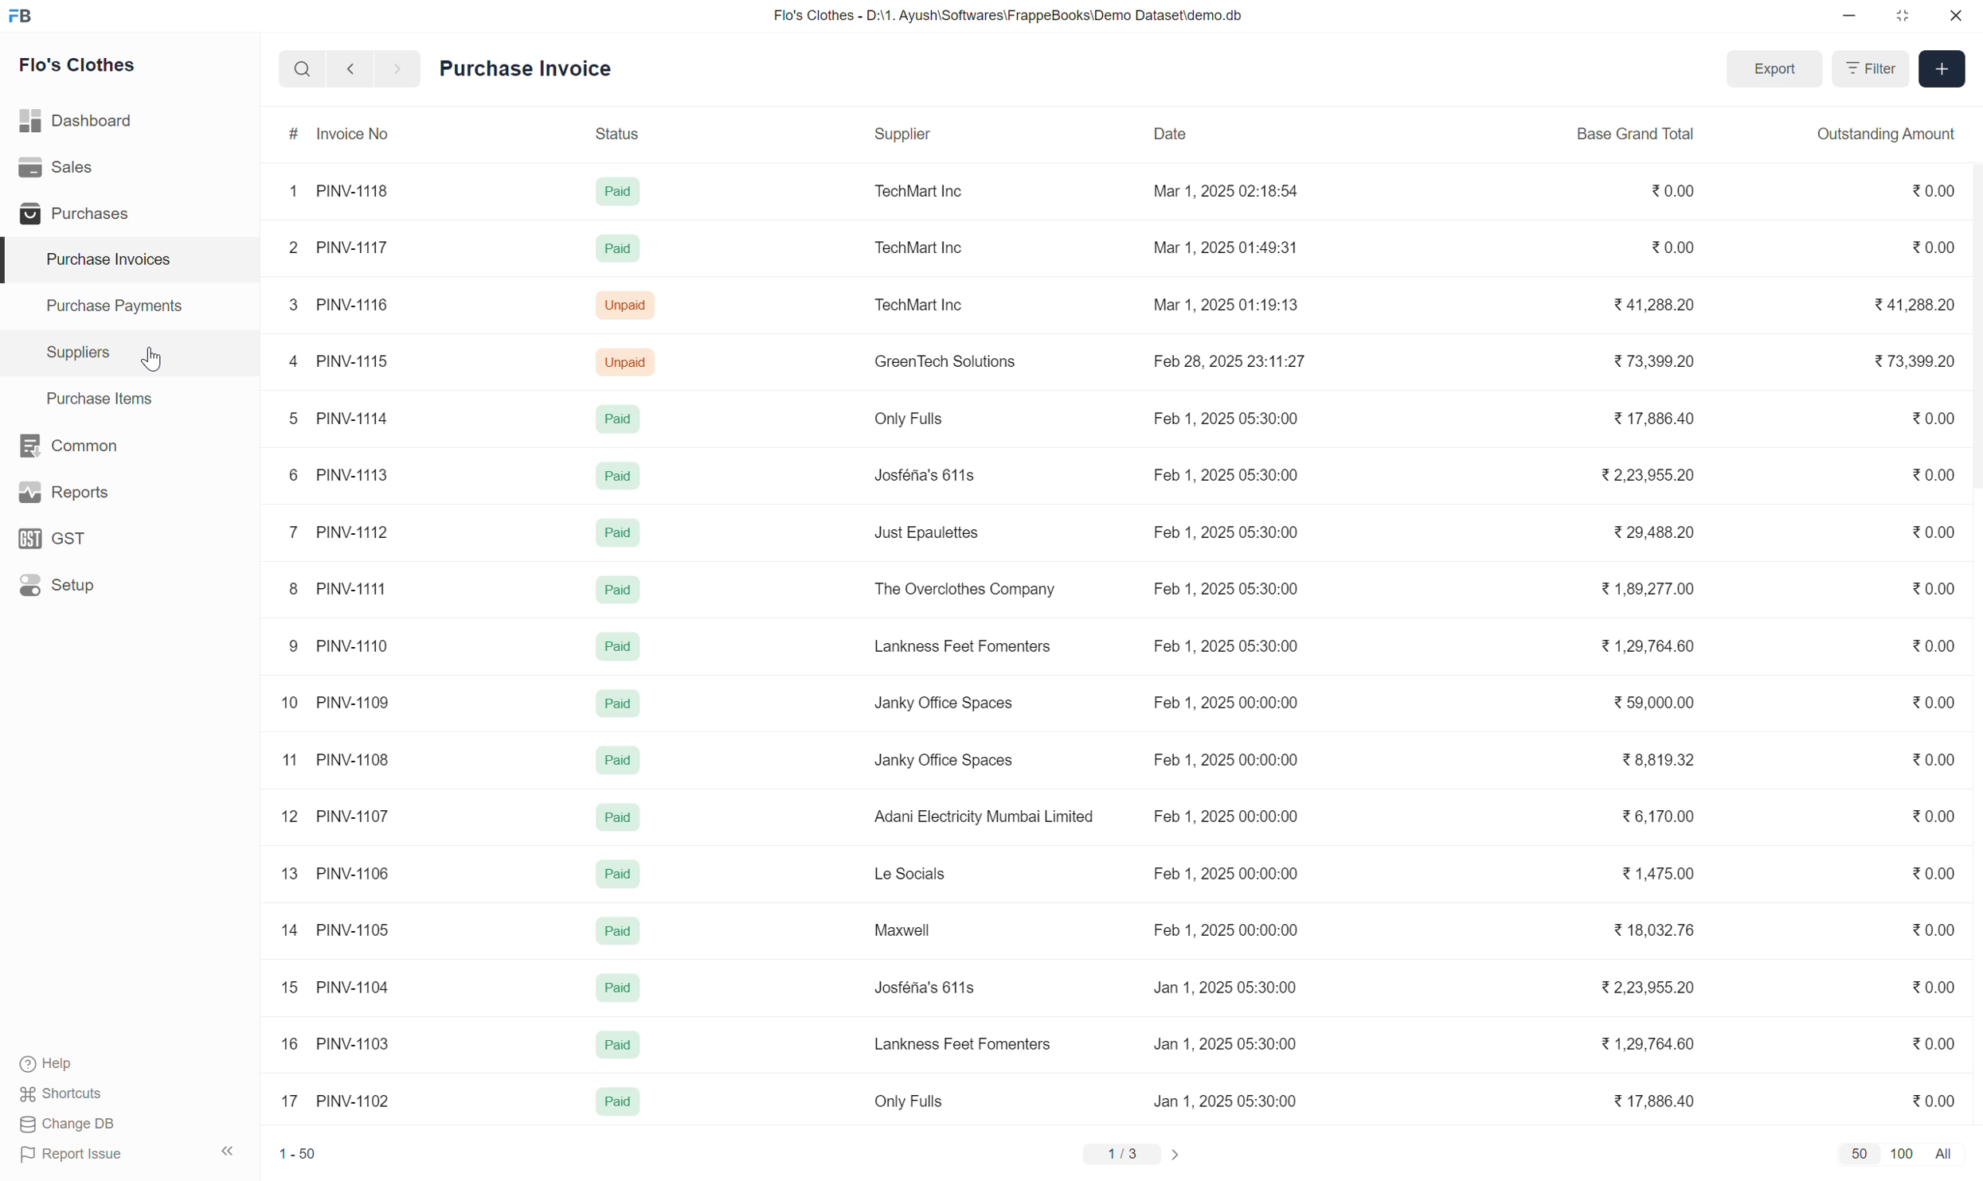 Image resolution: width=1983 pixels, height=1181 pixels. I want to click on Only Fulls, so click(903, 1103).